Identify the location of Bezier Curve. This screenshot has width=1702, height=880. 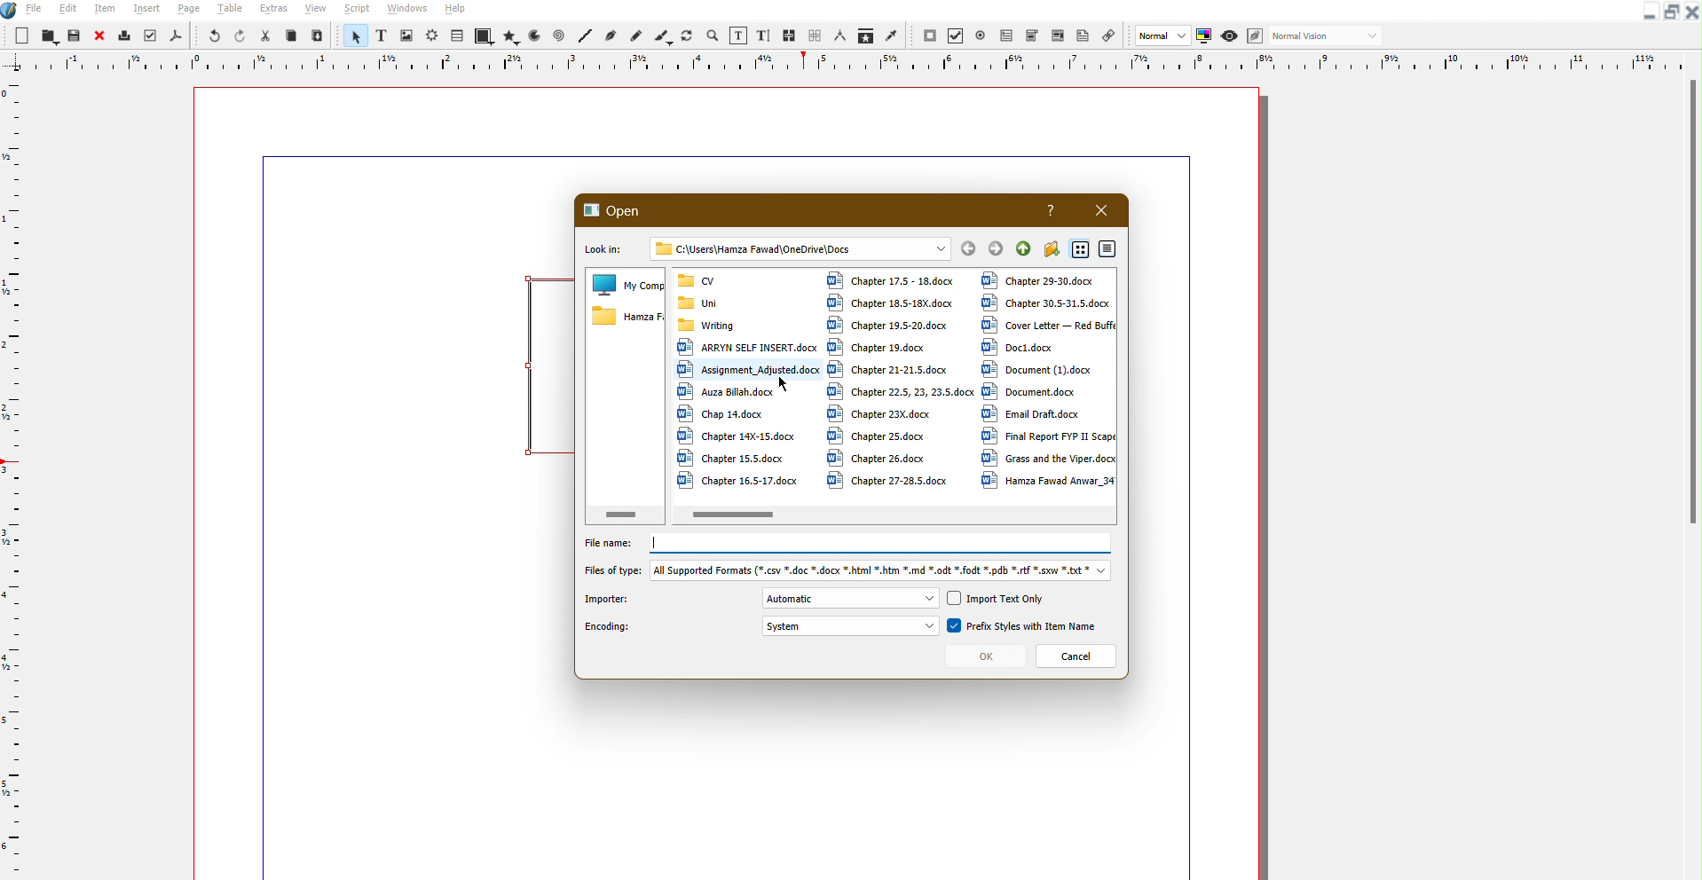
(611, 35).